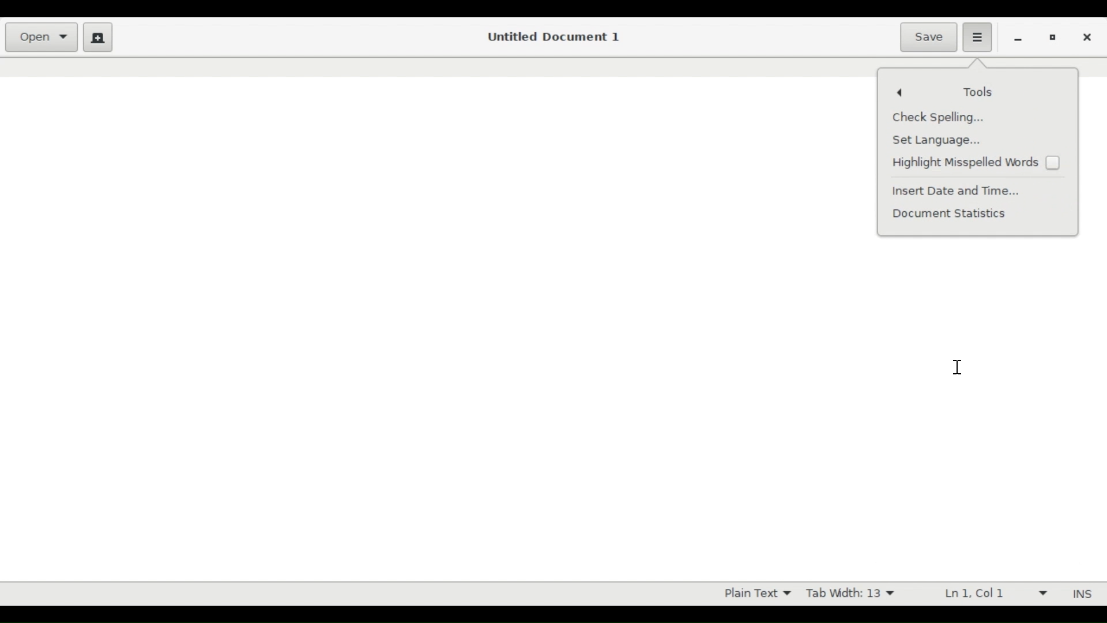 This screenshot has height=623, width=1107. Describe the element at coordinates (1054, 38) in the screenshot. I see `Restore` at that location.